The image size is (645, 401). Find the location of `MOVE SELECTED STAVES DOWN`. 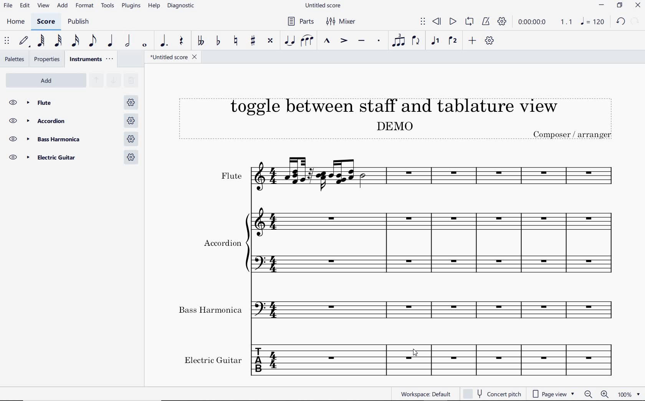

MOVE SELECTED STAVES DOWN is located at coordinates (114, 81).